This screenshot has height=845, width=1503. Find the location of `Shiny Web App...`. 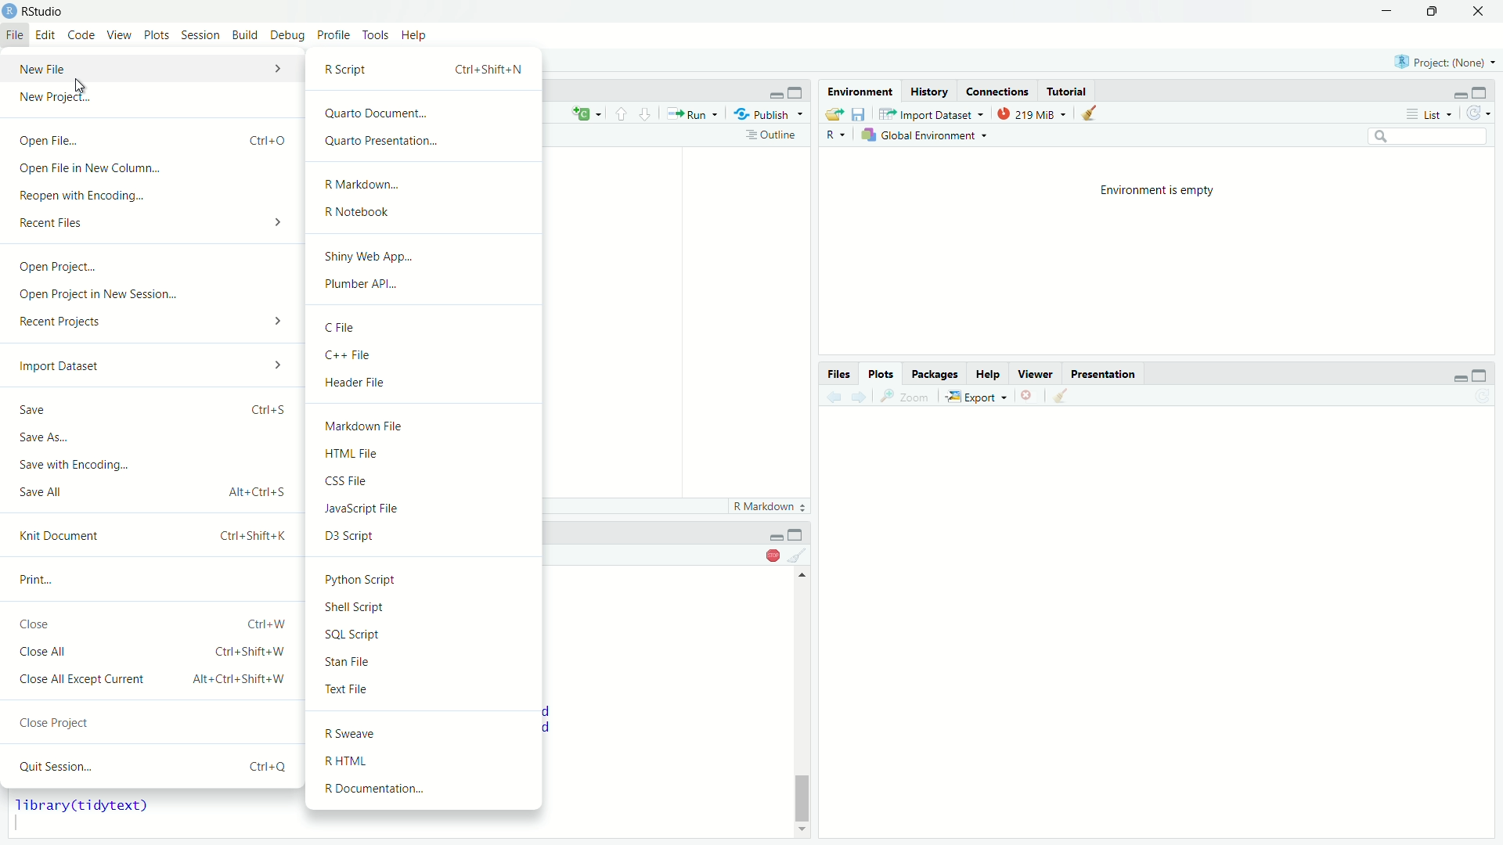

Shiny Web App... is located at coordinates (425, 256).